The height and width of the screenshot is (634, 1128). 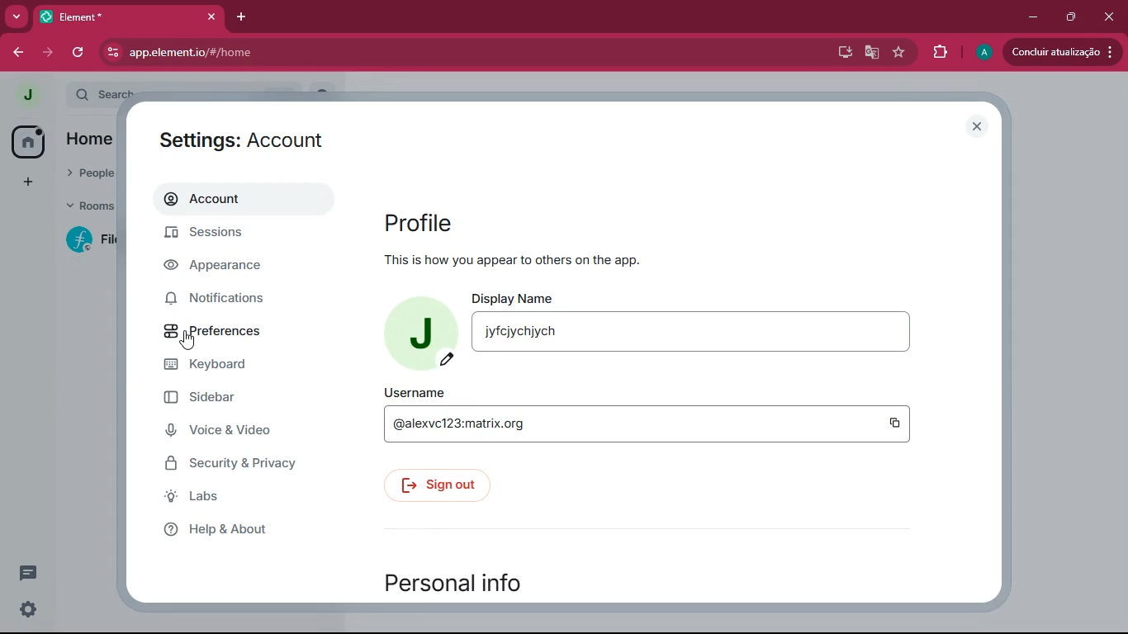 What do you see at coordinates (234, 235) in the screenshot?
I see `sessions` at bounding box center [234, 235].